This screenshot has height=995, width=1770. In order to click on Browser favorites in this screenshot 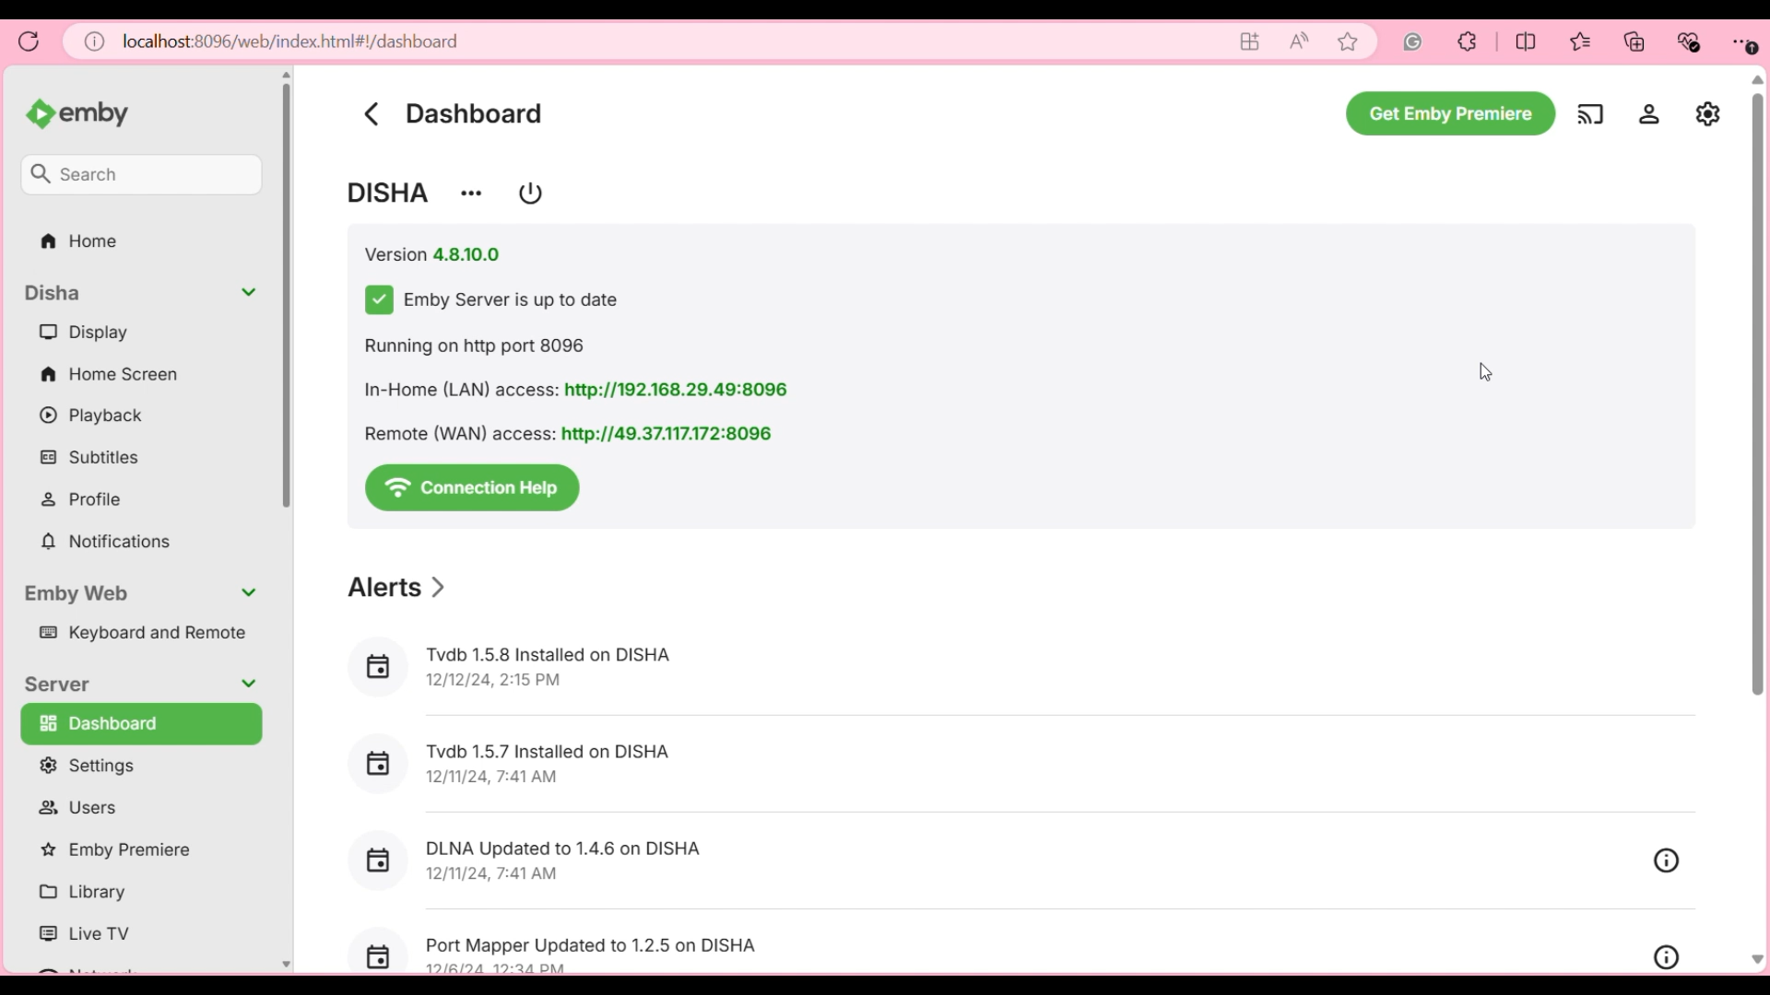, I will do `click(1581, 41)`.